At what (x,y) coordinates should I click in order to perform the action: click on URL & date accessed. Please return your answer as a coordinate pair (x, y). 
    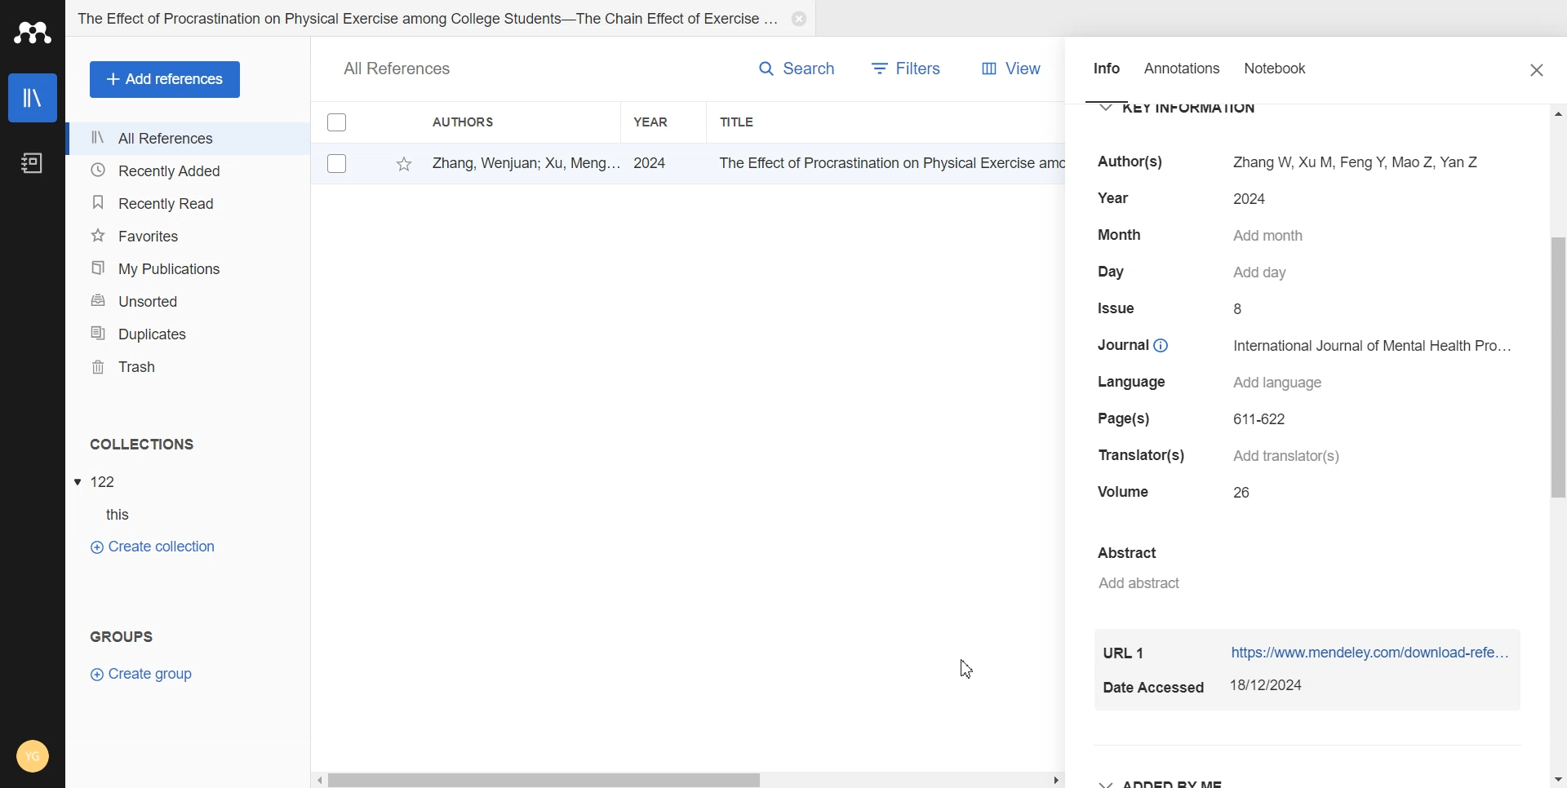
    Looking at the image, I should click on (1312, 673).